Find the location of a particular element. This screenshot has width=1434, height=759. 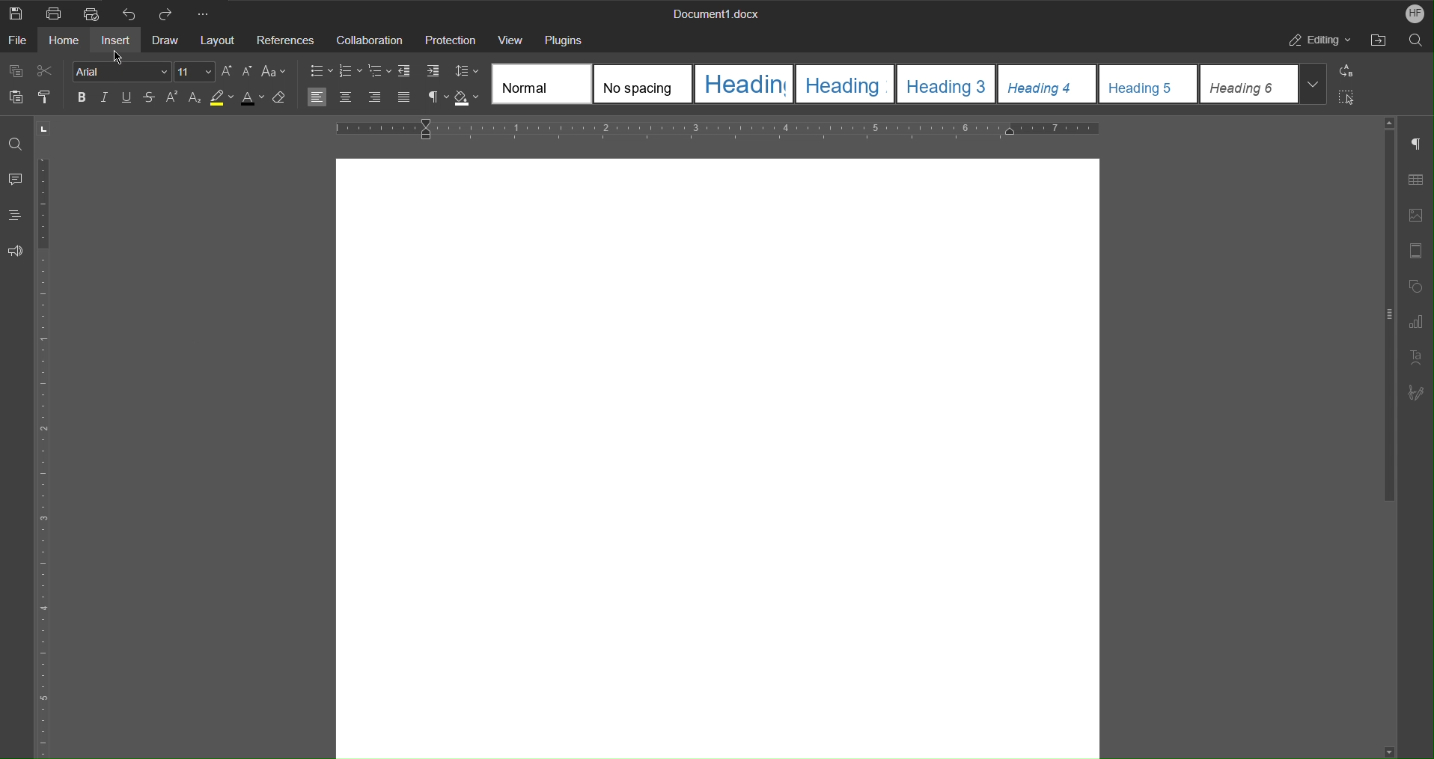

Erase Style is located at coordinates (280, 98).